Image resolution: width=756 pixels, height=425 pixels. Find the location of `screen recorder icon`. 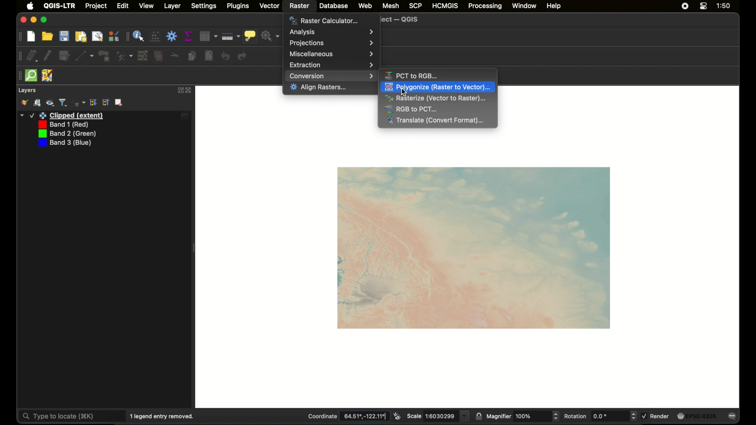

screen recorder icon is located at coordinates (685, 6).